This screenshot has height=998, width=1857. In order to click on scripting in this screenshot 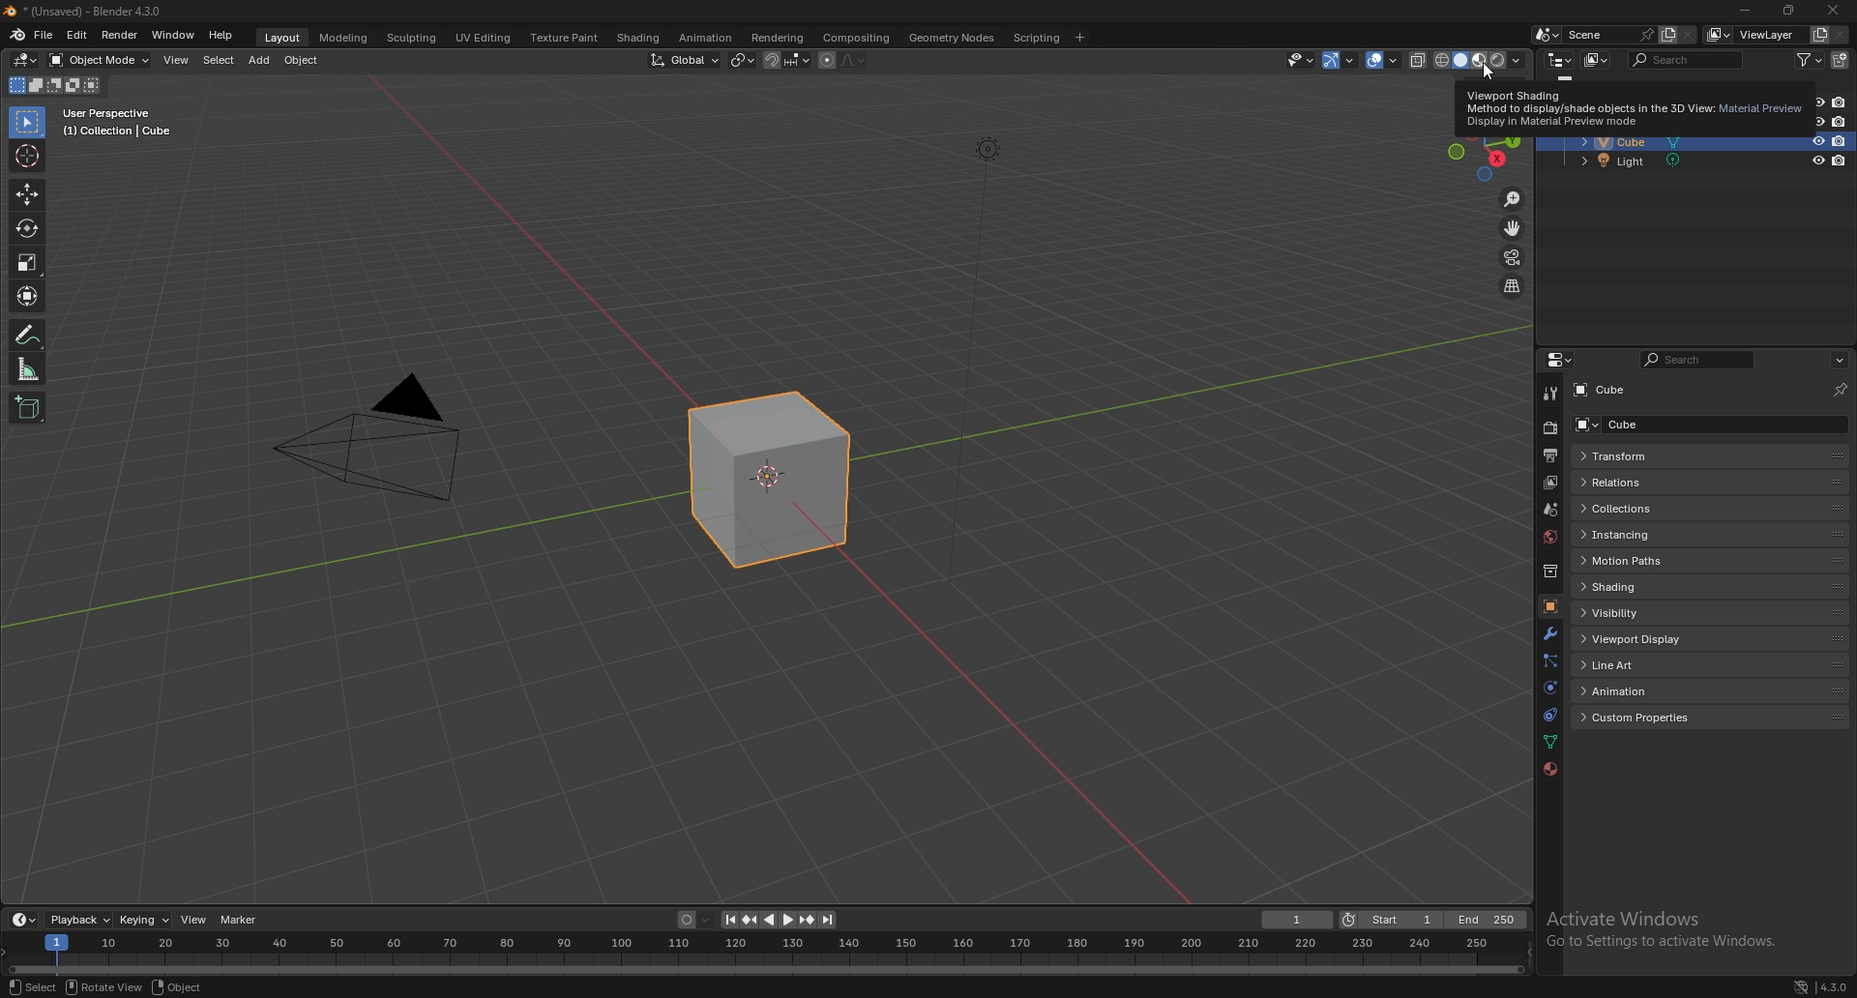, I will do `click(1036, 39)`.